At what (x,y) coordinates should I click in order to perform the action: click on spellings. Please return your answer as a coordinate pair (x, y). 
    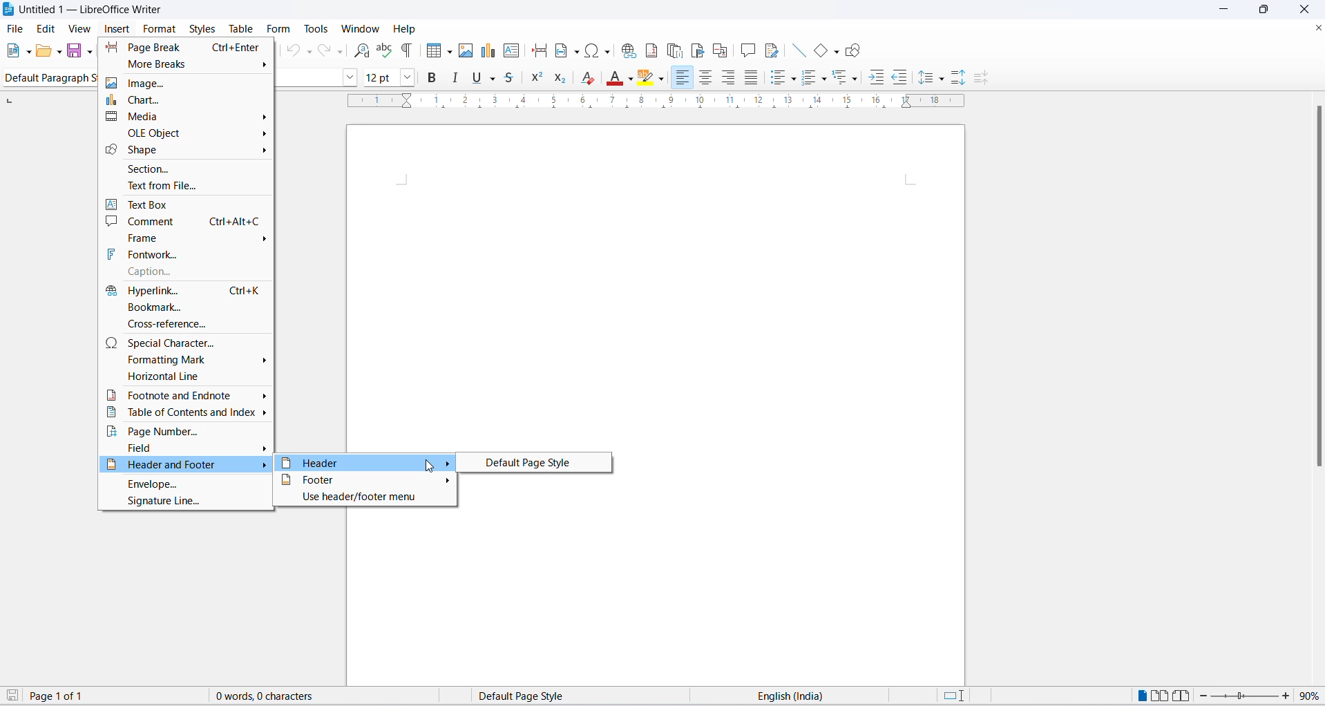
    Looking at the image, I should click on (385, 51).